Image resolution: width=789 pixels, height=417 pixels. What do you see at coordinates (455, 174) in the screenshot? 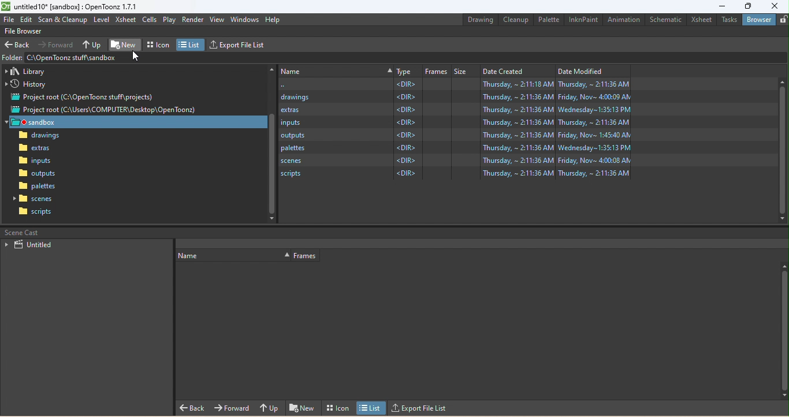
I see `scripts` at bounding box center [455, 174].